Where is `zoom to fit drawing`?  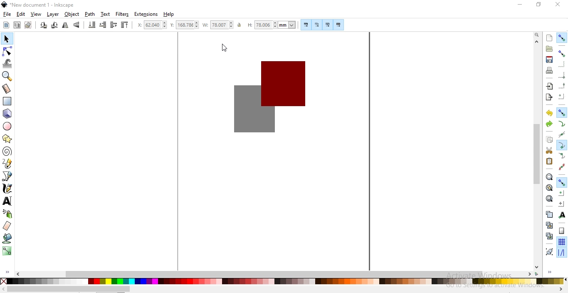 zoom to fit drawing is located at coordinates (549, 187).